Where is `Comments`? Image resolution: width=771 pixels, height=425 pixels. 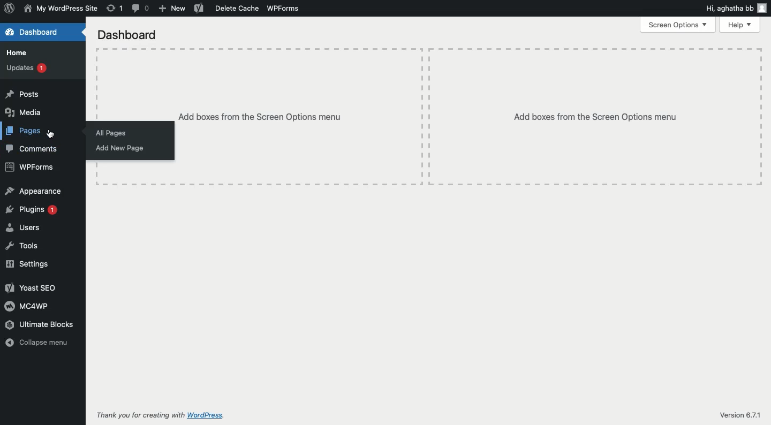 Comments is located at coordinates (33, 149).